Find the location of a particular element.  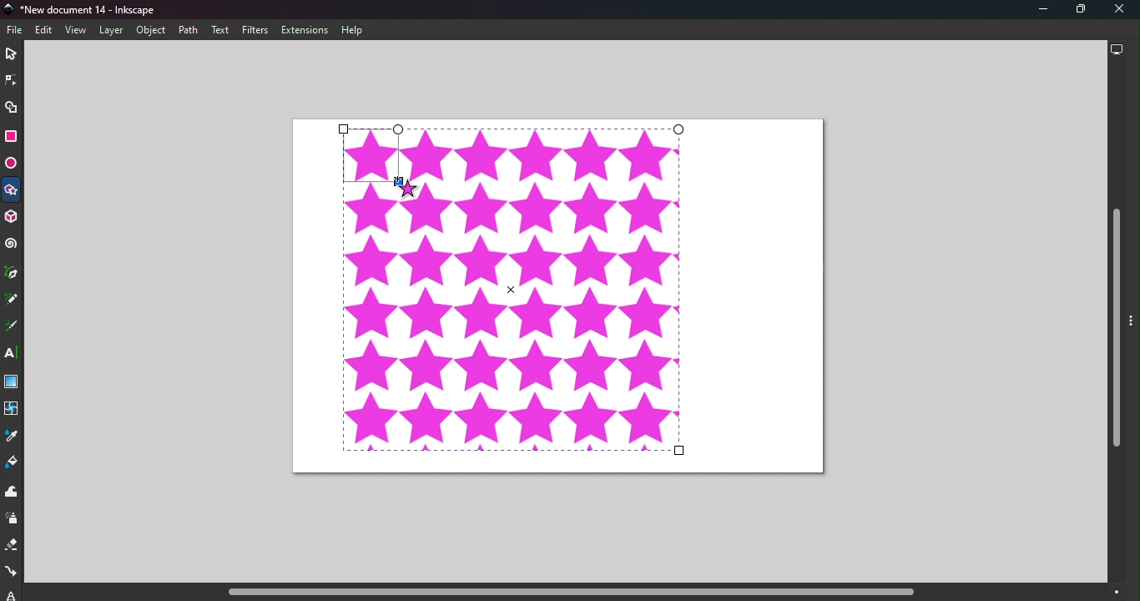

File is located at coordinates (18, 30).